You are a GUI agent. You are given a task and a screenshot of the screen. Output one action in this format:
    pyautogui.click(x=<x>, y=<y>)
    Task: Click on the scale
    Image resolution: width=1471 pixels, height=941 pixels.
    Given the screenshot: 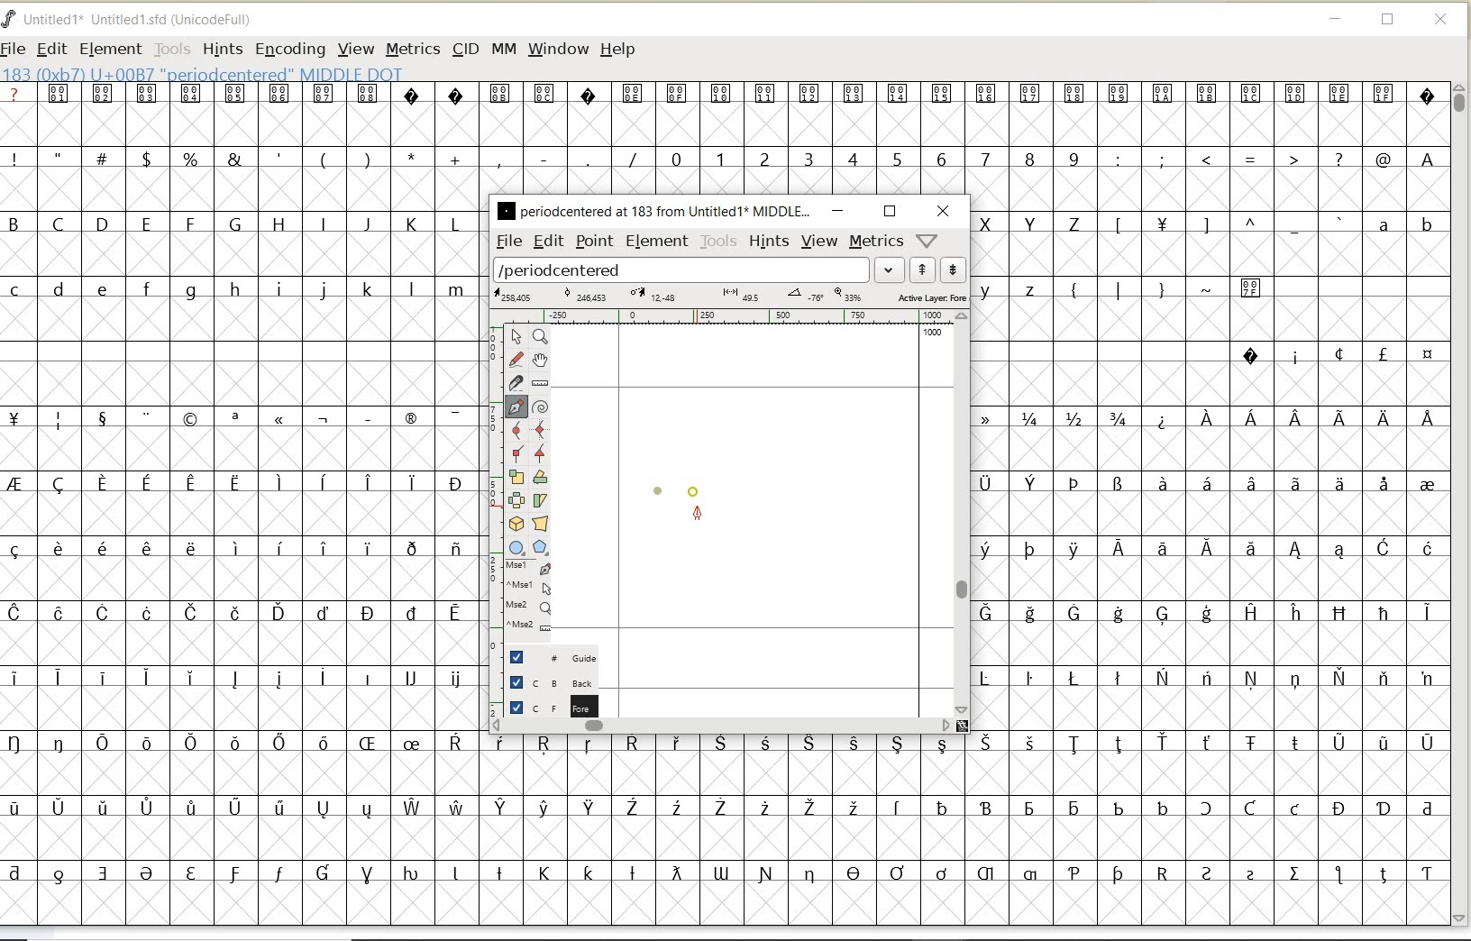 What is the action you would take?
    pyautogui.click(x=491, y=475)
    